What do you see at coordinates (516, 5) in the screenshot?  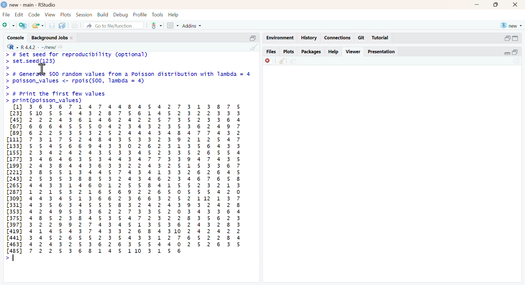 I see `close` at bounding box center [516, 5].